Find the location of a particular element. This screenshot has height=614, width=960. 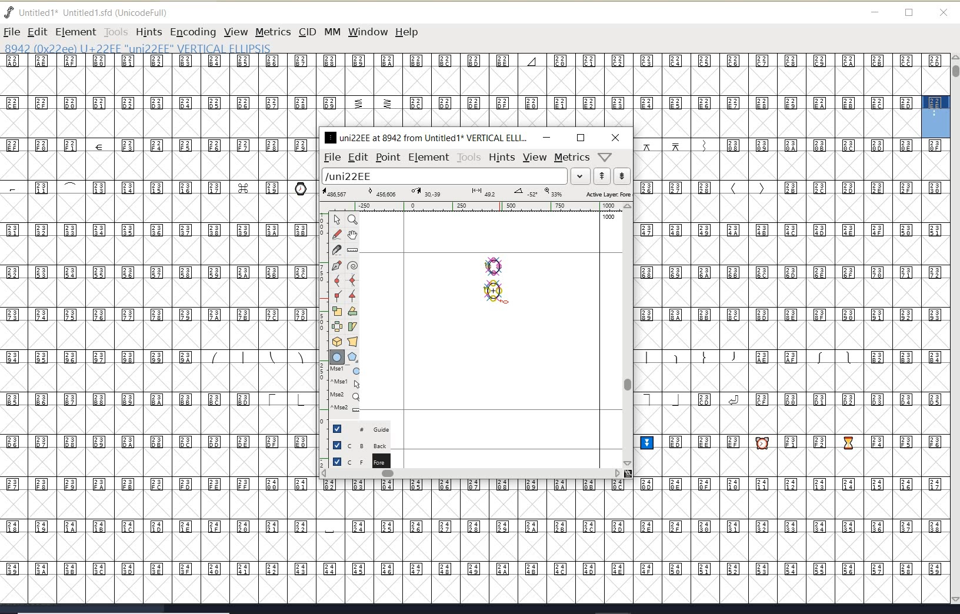

HINTS is located at coordinates (148, 32).